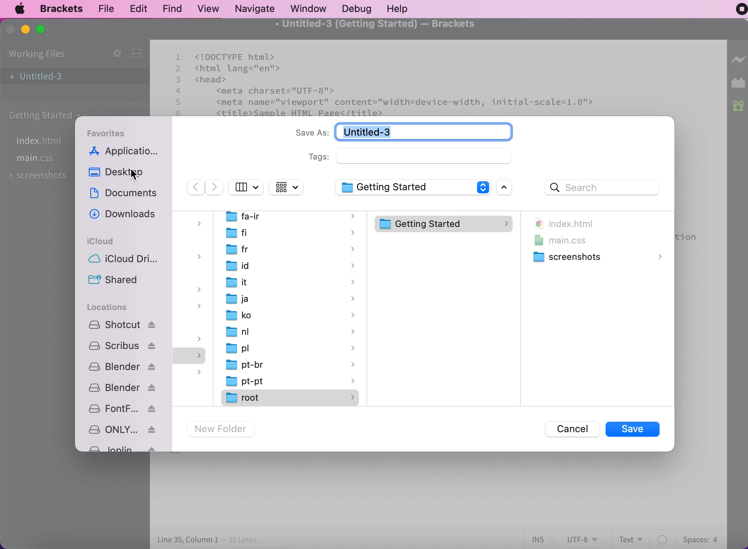 The height and width of the screenshot is (549, 748). Describe the element at coordinates (210, 8) in the screenshot. I see `view` at that location.